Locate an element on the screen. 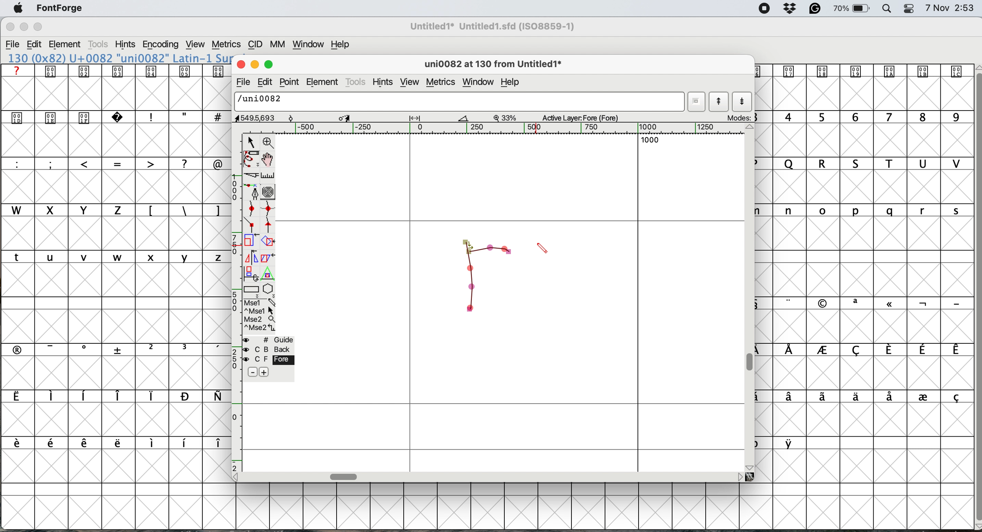 The width and height of the screenshot is (982, 532). zoom in is located at coordinates (269, 142).